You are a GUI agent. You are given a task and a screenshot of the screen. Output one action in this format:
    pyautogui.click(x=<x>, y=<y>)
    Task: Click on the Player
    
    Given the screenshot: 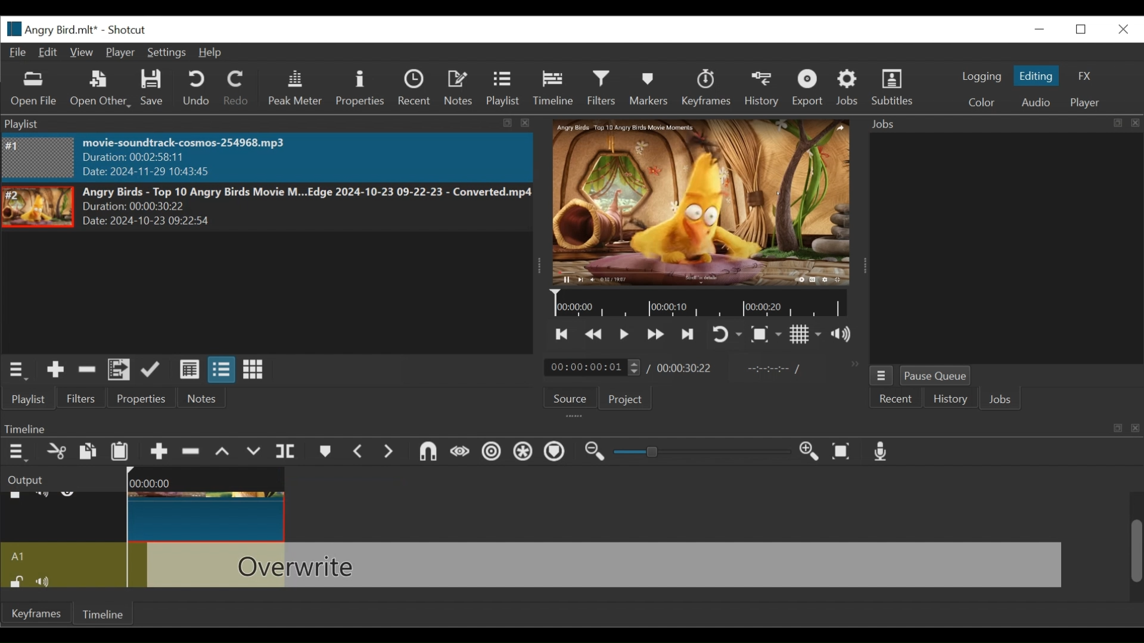 What is the action you would take?
    pyautogui.click(x=1086, y=104)
    